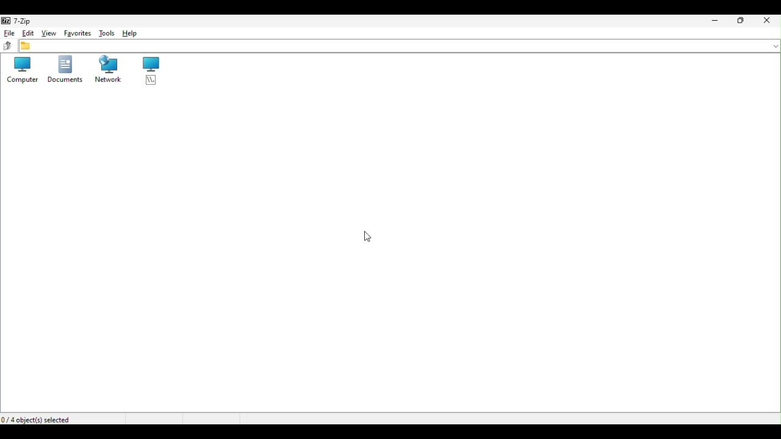 This screenshot has height=439, width=781. I want to click on Network, so click(107, 70).